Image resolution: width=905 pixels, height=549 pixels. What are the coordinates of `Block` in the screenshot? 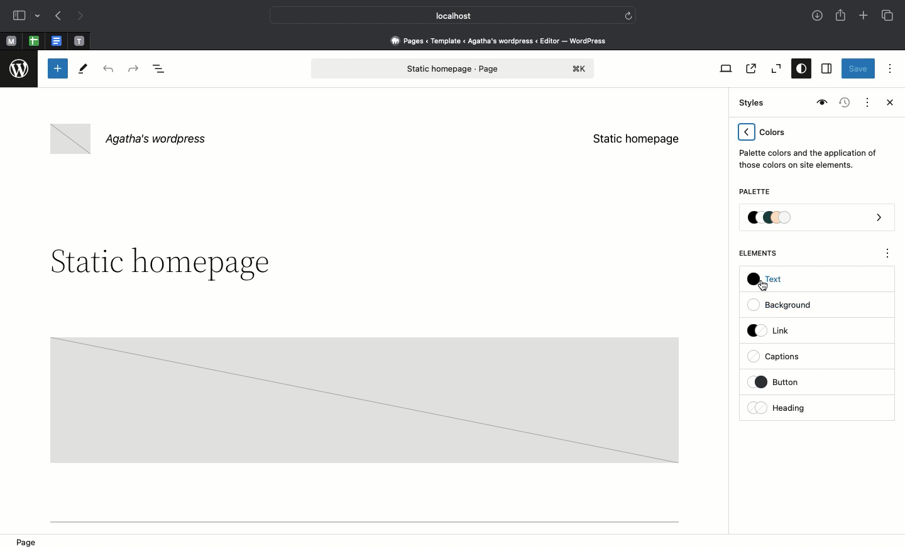 It's located at (363, 399).